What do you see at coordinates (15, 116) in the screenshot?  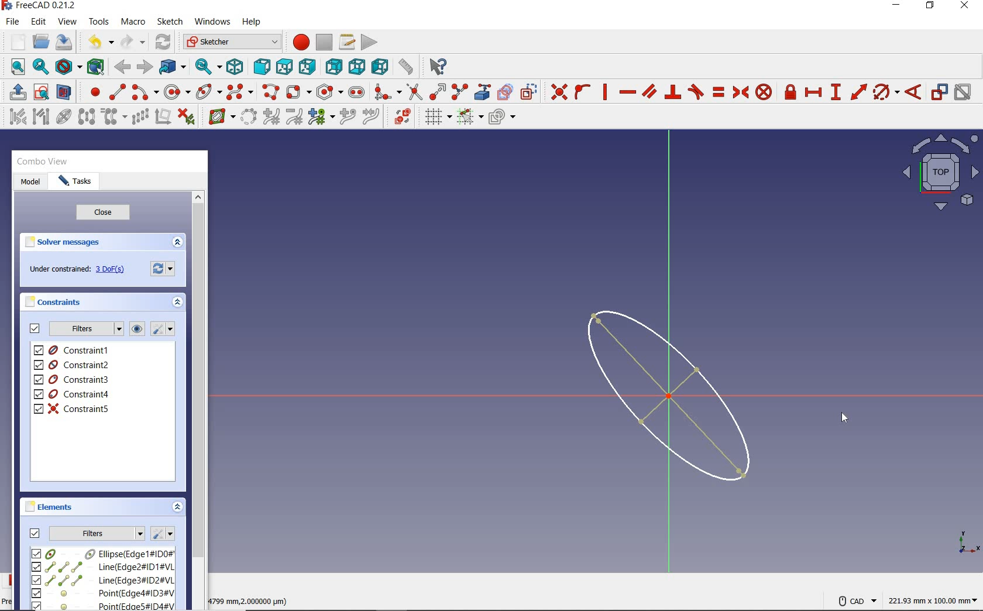 I see `select associated constraint` at bounding box center [15, 116].